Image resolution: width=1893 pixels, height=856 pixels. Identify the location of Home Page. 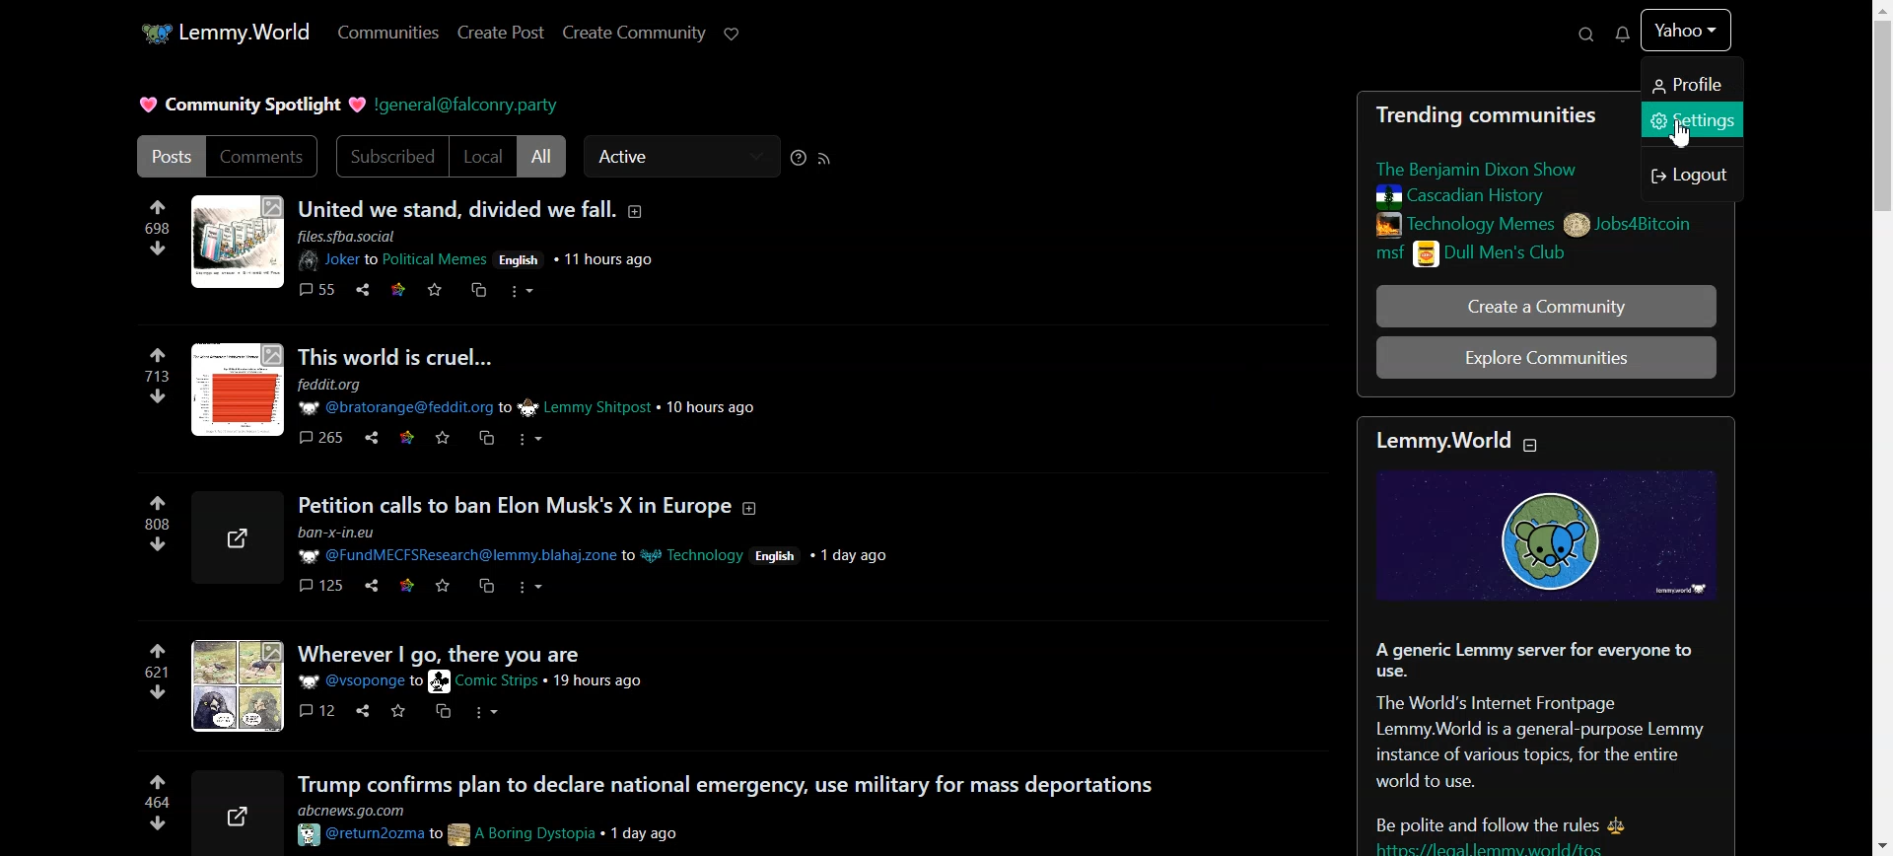
(224, 33).